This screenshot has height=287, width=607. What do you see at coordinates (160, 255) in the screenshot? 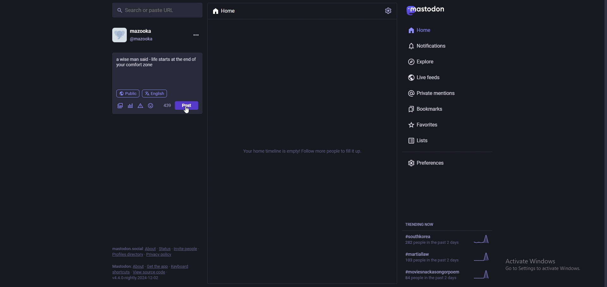
I see `privacy policy` at bounding box center [160, 255].